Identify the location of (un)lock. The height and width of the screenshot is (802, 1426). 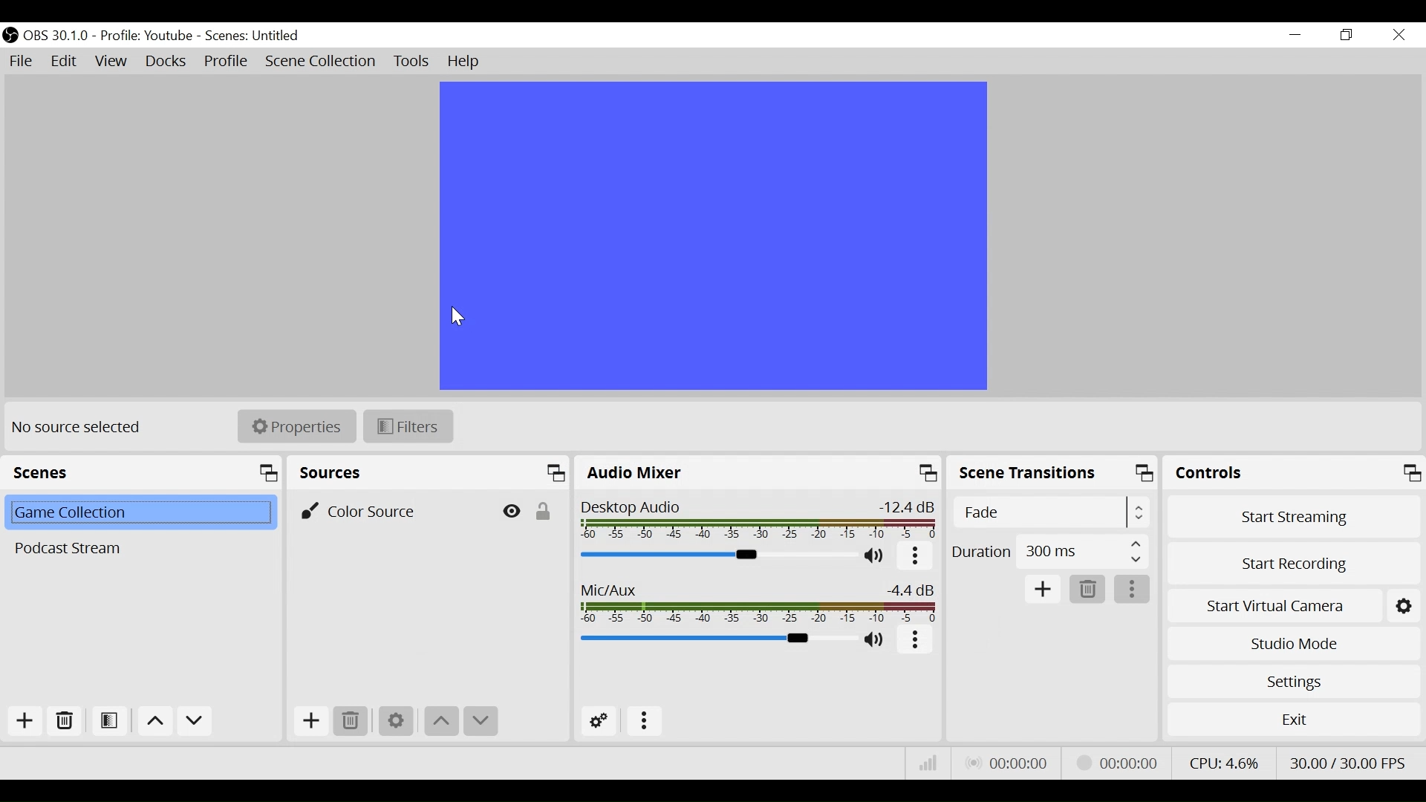
(543, 509).